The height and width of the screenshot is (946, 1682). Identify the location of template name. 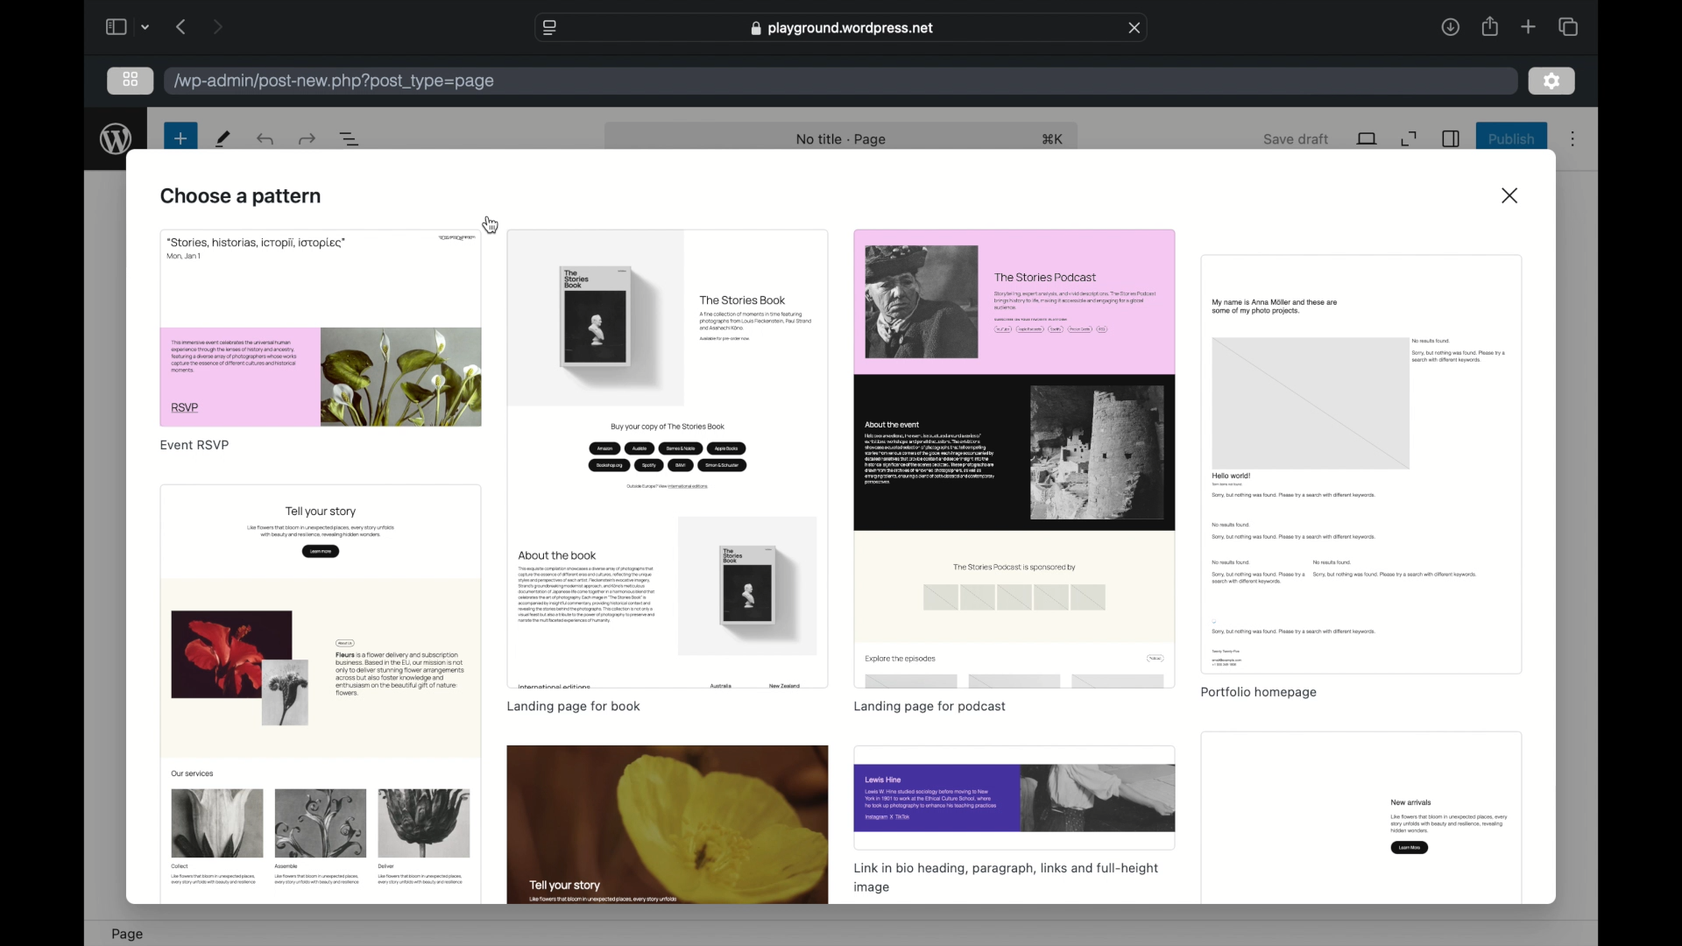
(929, 708).